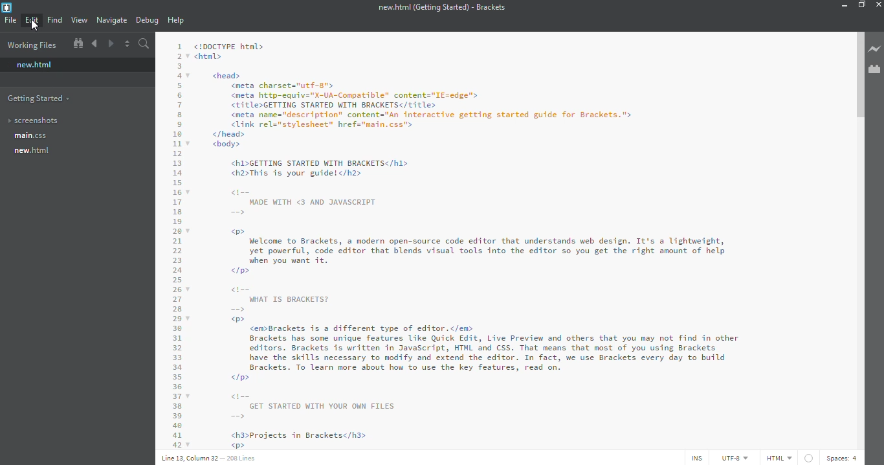 This screenshot has height=465, width=884. I want to click on linter, so click(808, 458).